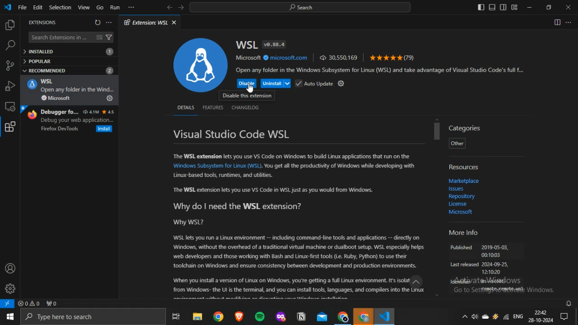  What do you see at coordinates (198, 316) in the screenshot?
I see `file explorer` at bounding box center [198, 316].